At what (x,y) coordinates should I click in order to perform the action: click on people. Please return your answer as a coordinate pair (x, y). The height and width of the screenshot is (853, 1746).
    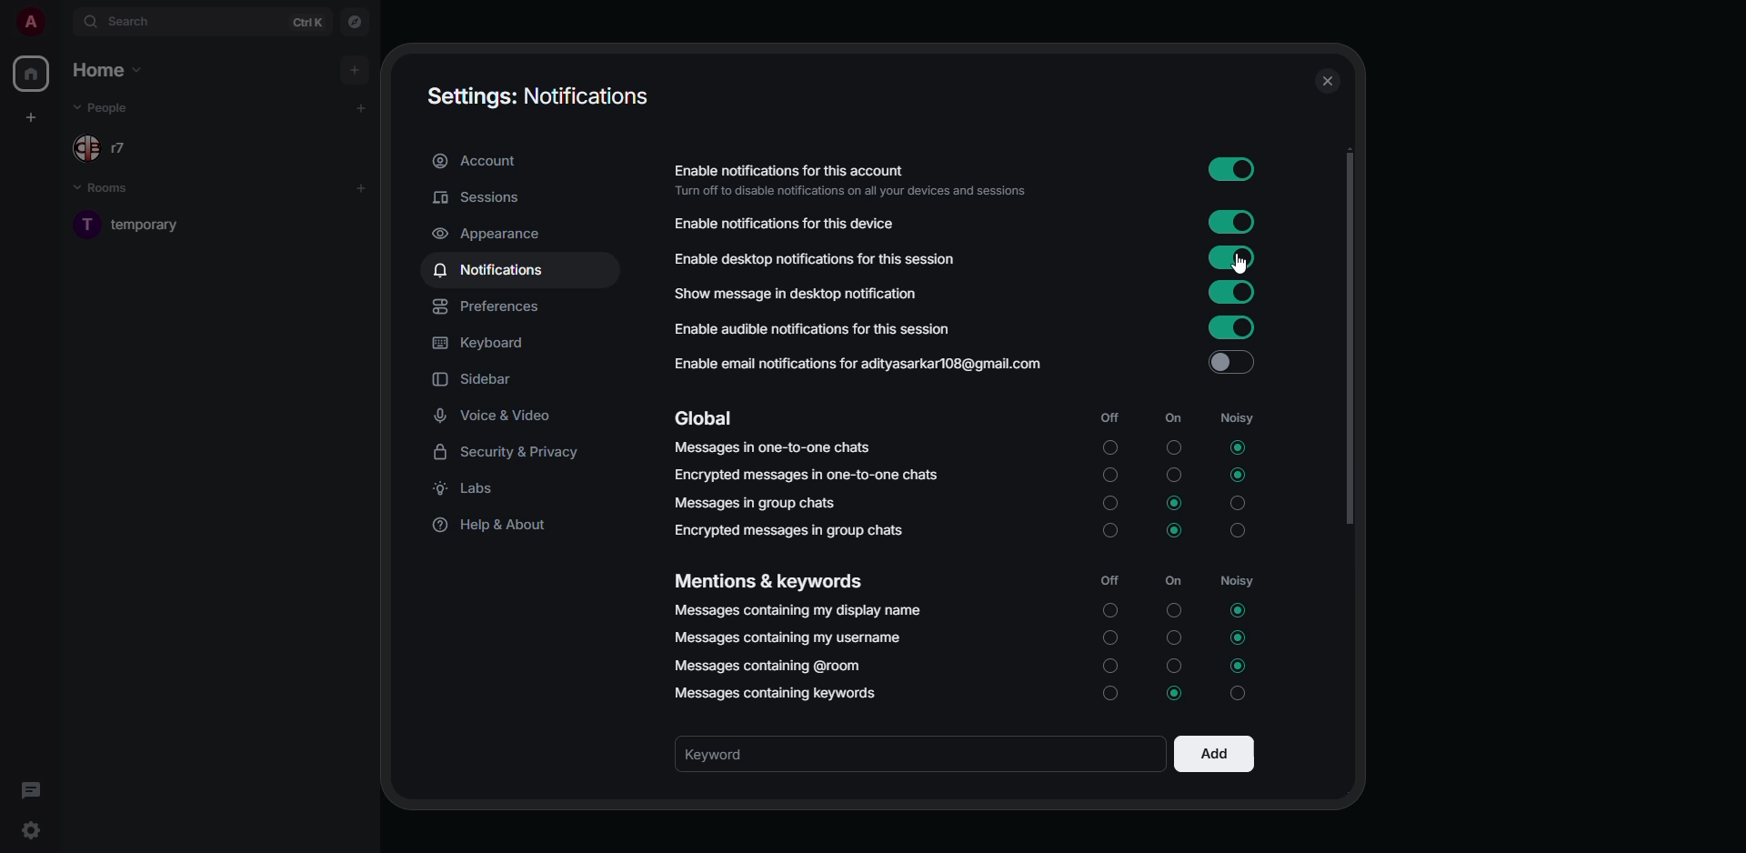
    Looking at the image, I should click on (120, 147).